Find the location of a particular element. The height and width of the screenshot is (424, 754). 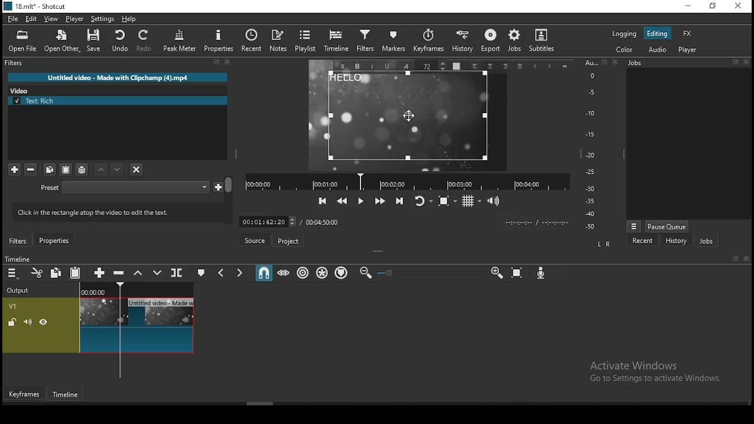

view is located at coordinates (51, 19).